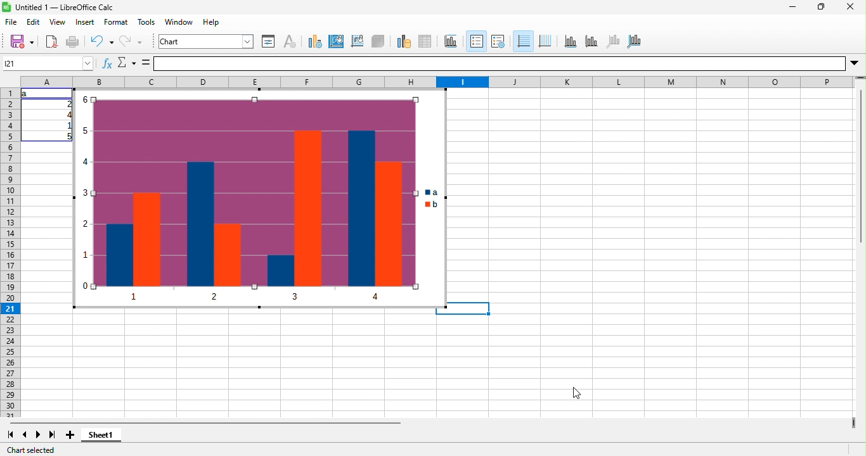 This screenshot has width=866, height=456. What do you see at coordinates (131, 42) in the screenshot?
I see `redo` at bounding box center [131, 42].